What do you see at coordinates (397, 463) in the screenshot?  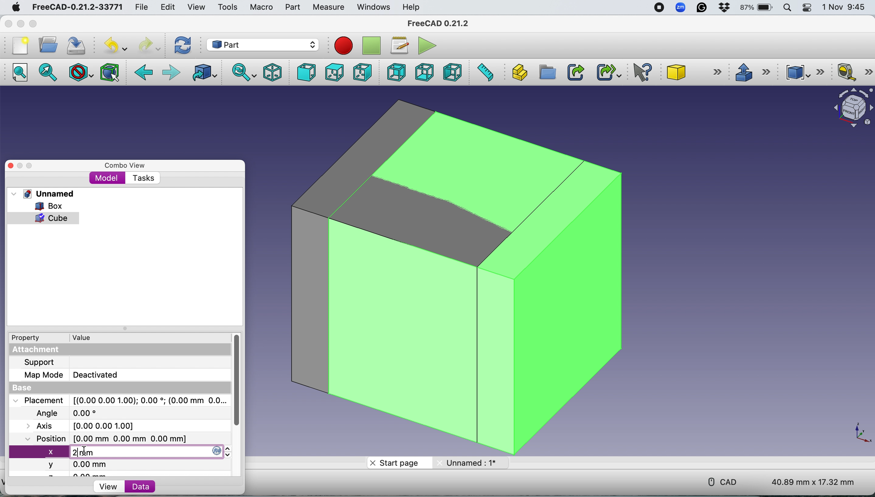 I see `Start page` at bounding box center [397, 463].